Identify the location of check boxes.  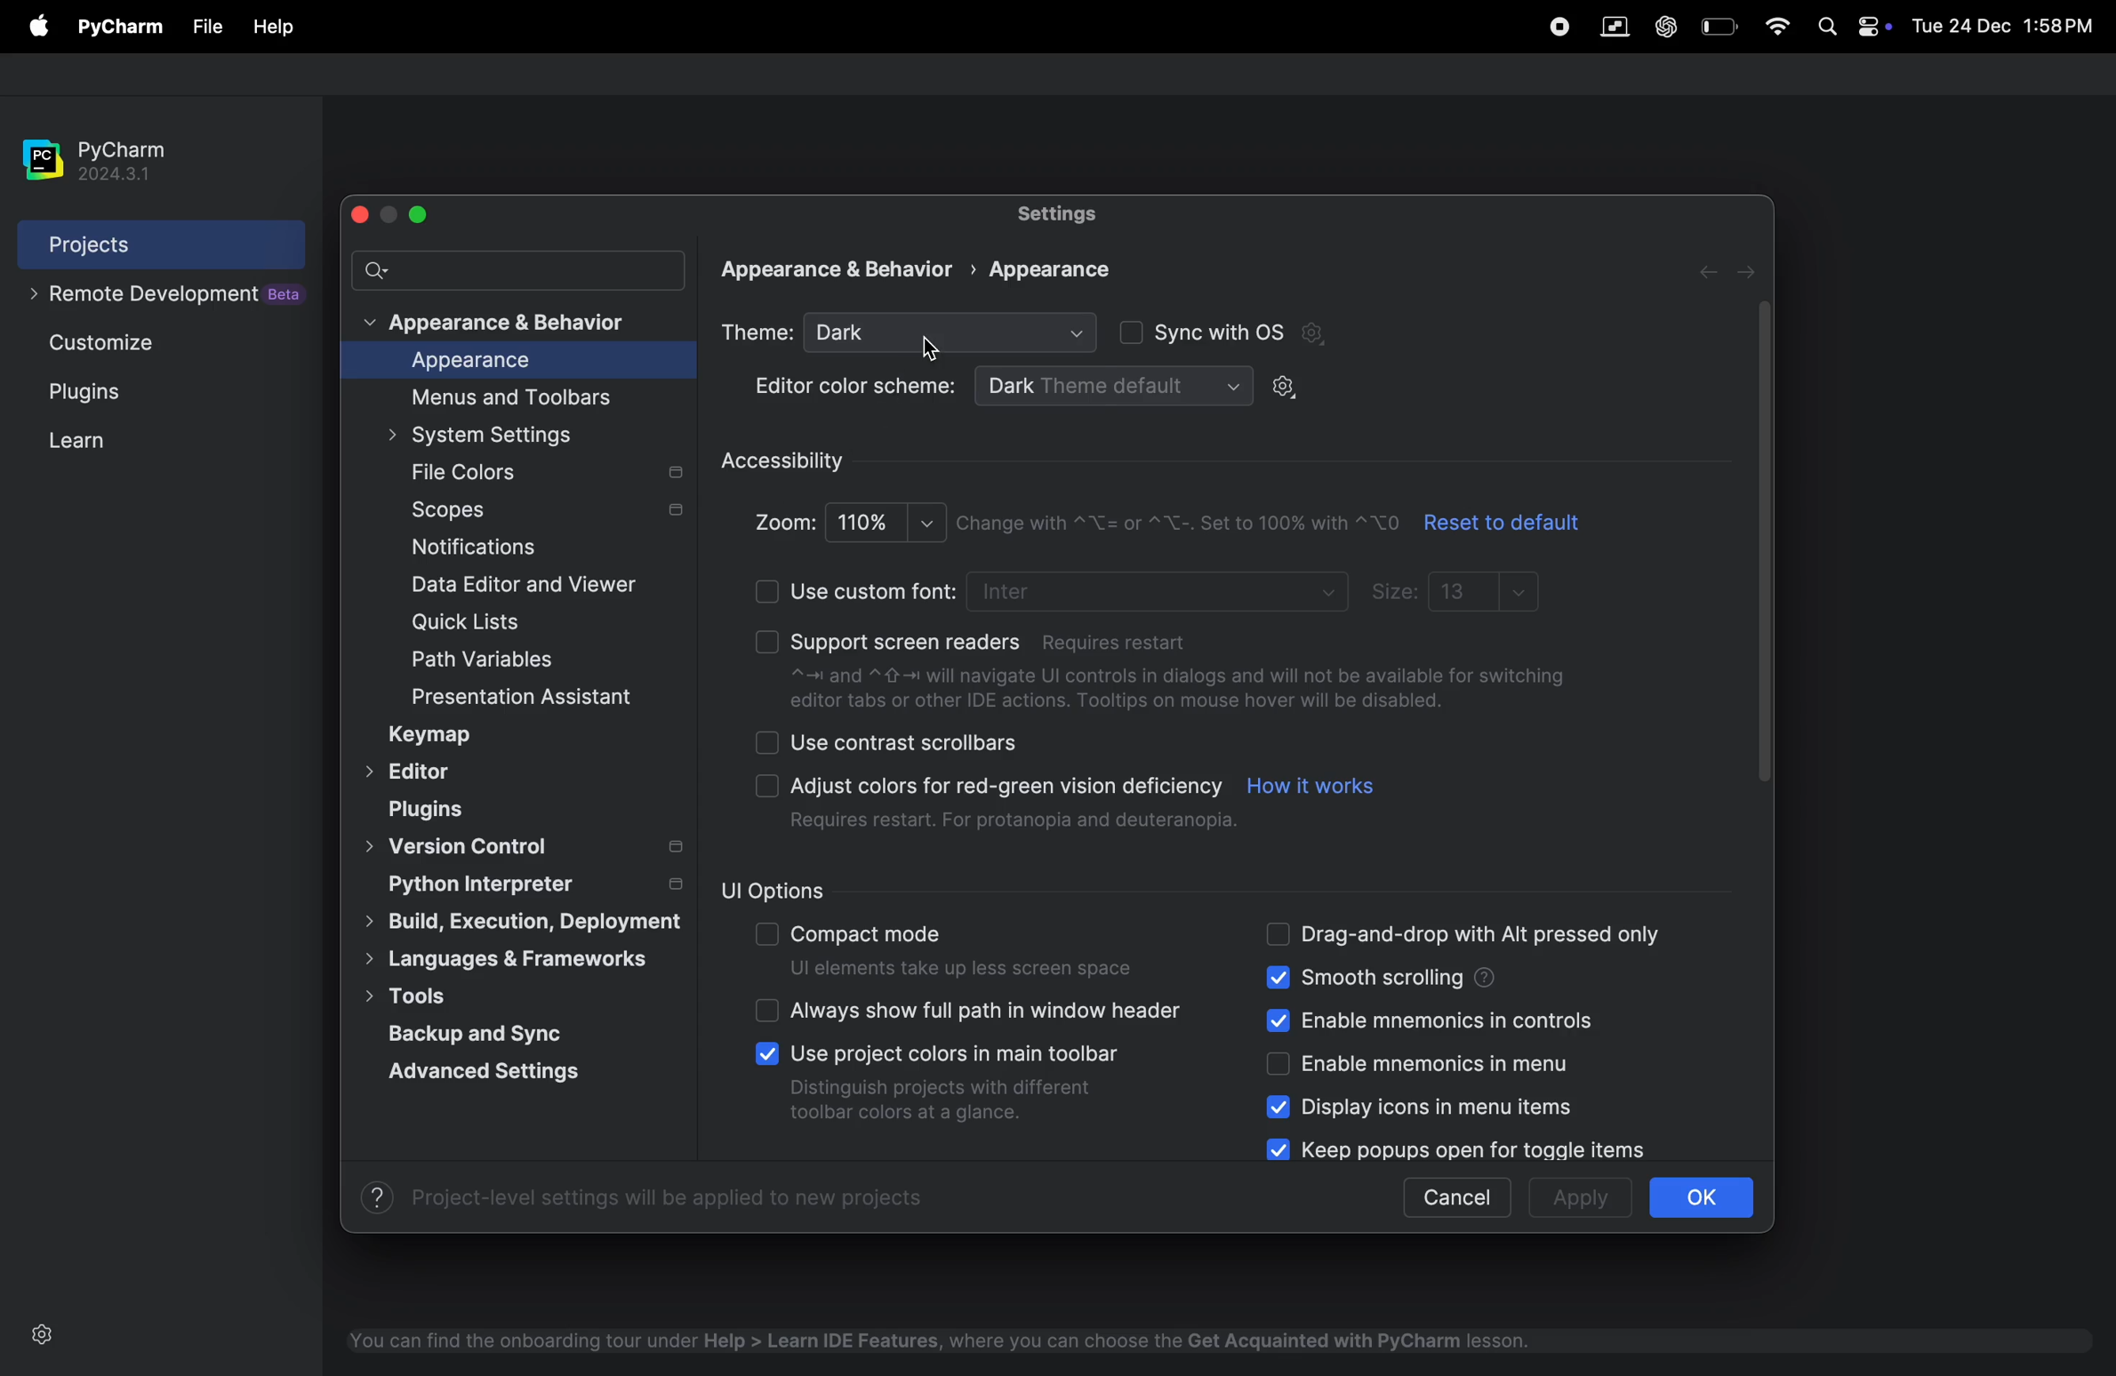
(769, 1056).